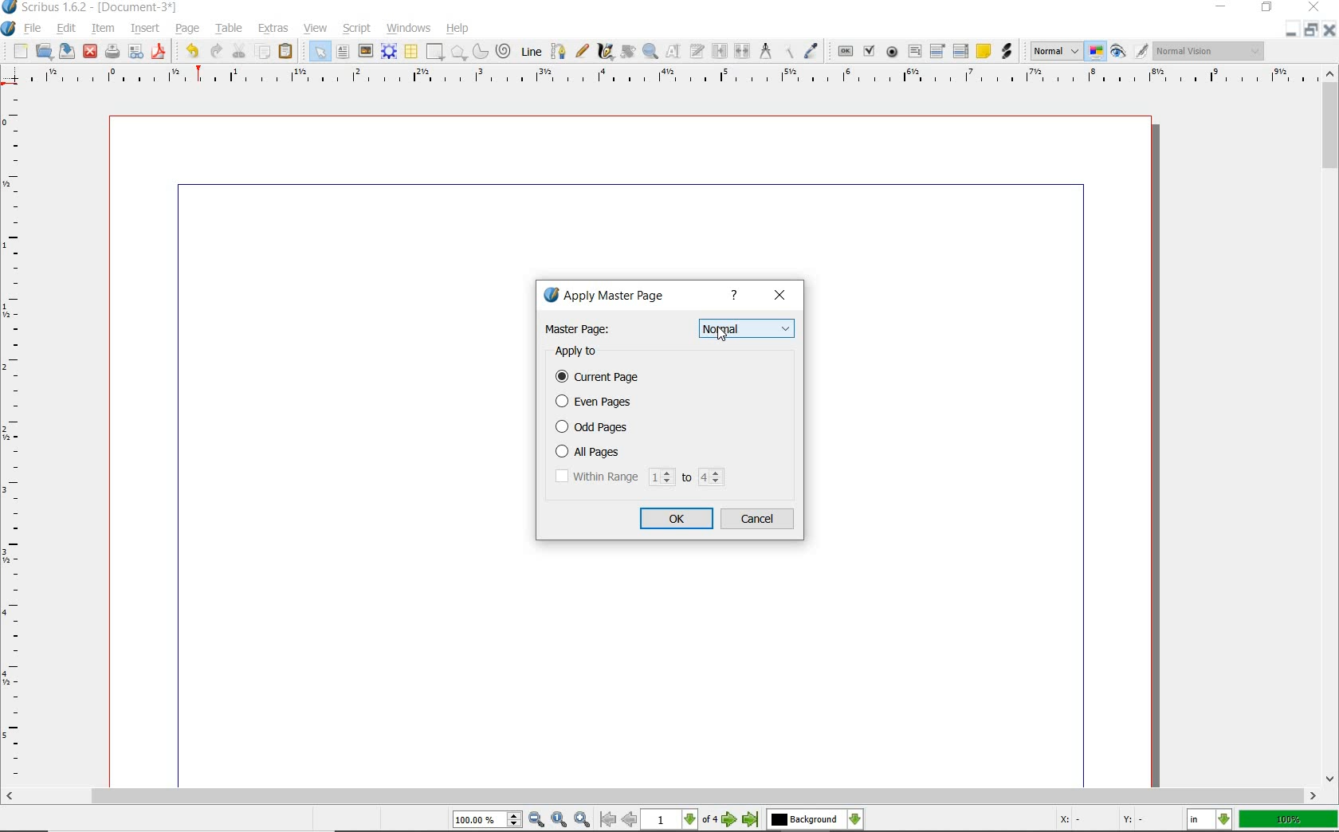 The width and height of the screenshot is (1339, 832). What do you see at coordinates (982, 51) in the screenshot?
I see `text annotation` at bounding box center [982, 51].